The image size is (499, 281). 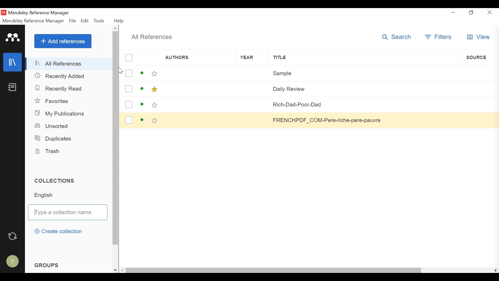 I want to click on Authors, so click(x=198, y=120).